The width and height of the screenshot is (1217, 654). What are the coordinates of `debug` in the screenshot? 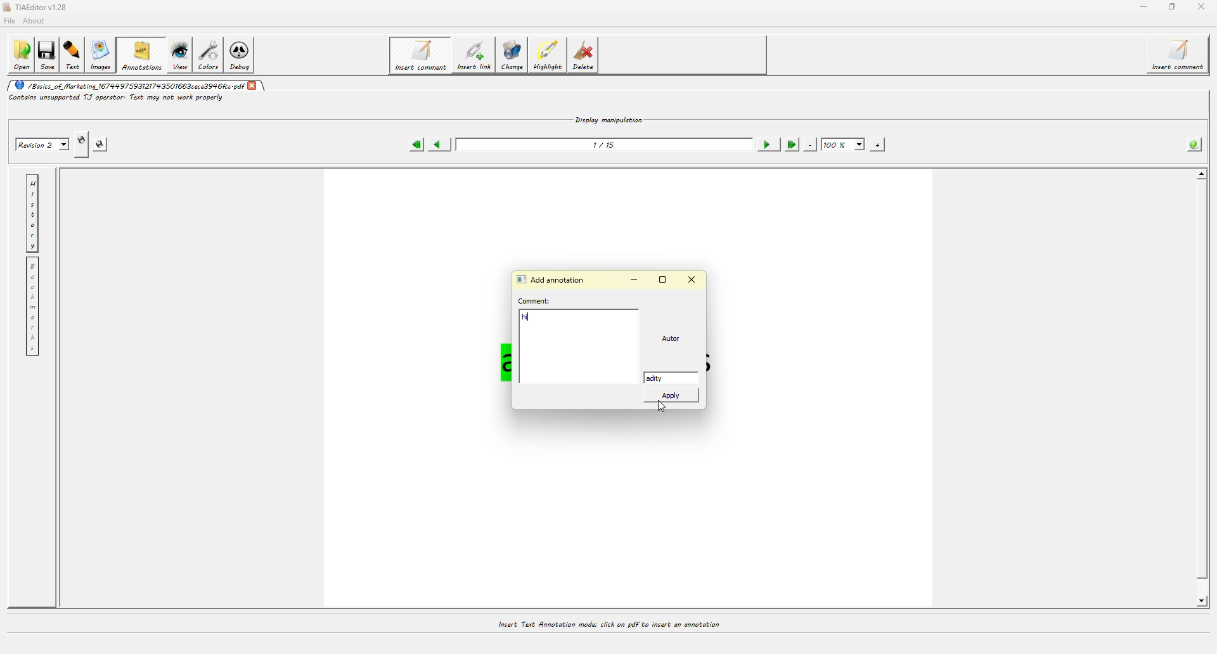 It's located at (243, 56).